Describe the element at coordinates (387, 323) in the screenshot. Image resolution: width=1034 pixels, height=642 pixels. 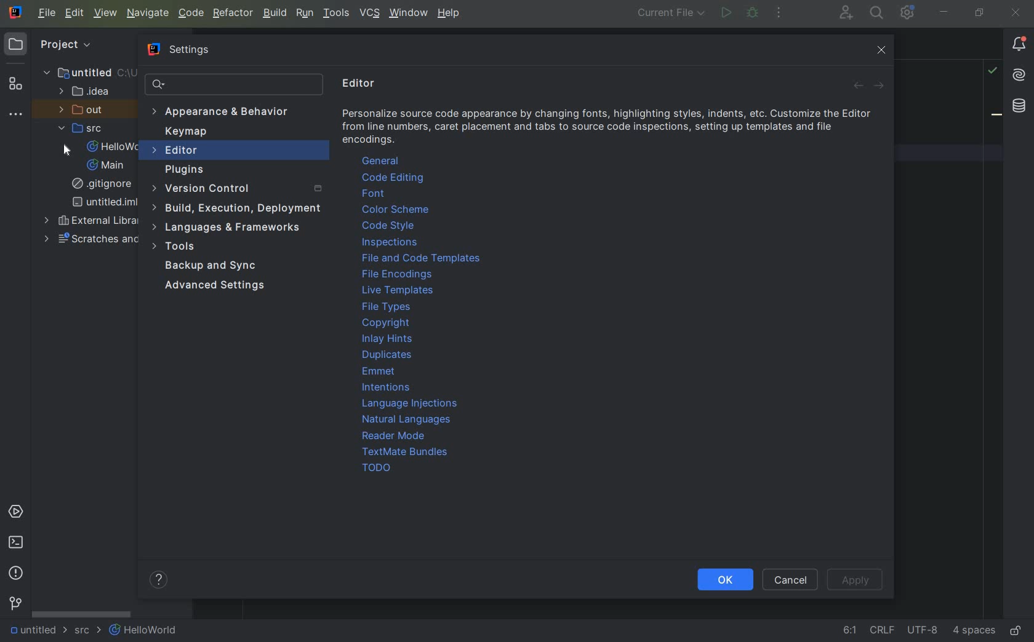
I see `copyright` at that location.